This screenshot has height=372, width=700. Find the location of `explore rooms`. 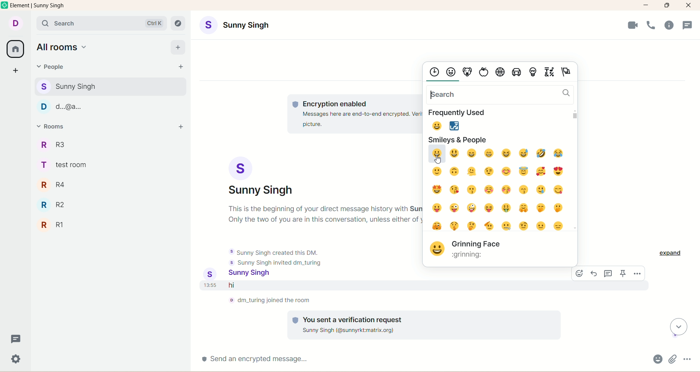

explore rooms is located at coordinates (178, 23).